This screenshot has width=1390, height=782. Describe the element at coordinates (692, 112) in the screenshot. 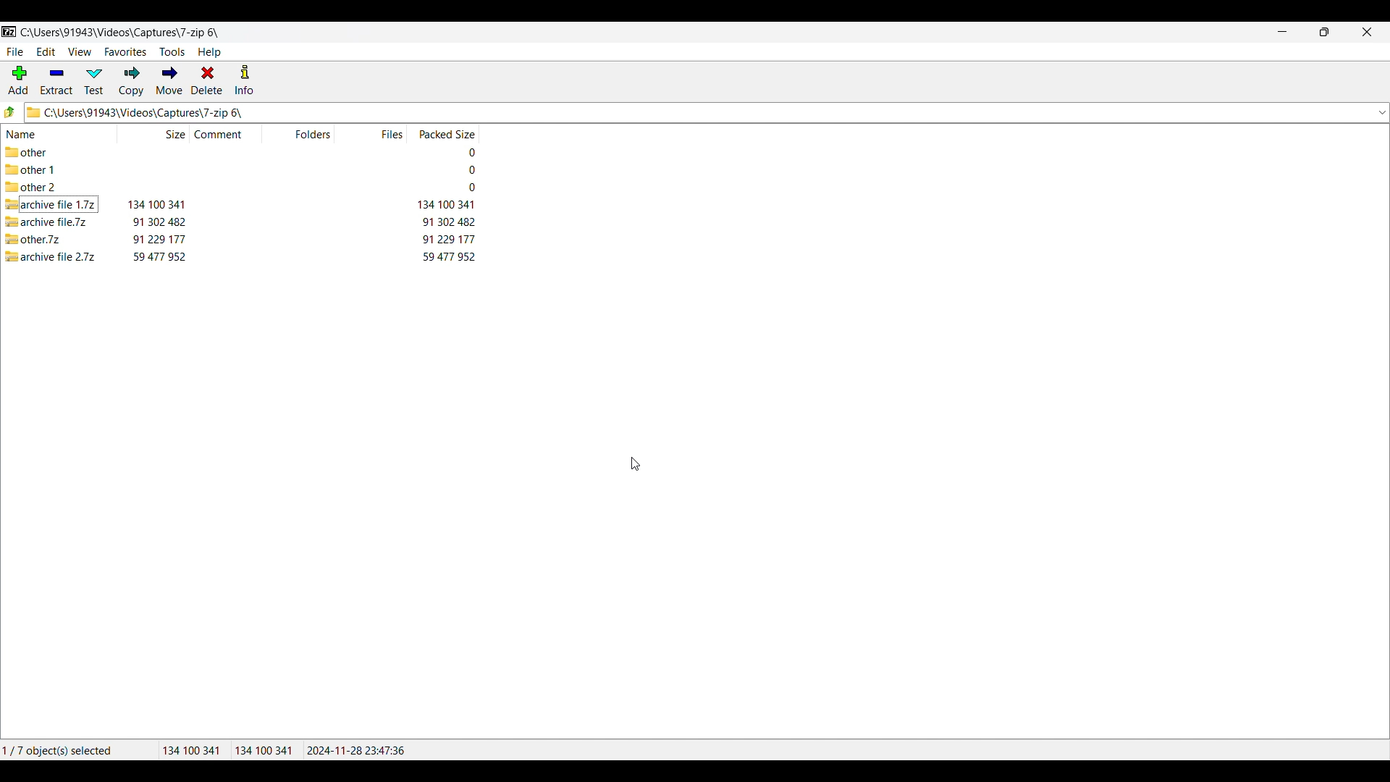

I see `C:\Users\91943\Videos\Captures\7-zip 6\` at that location.